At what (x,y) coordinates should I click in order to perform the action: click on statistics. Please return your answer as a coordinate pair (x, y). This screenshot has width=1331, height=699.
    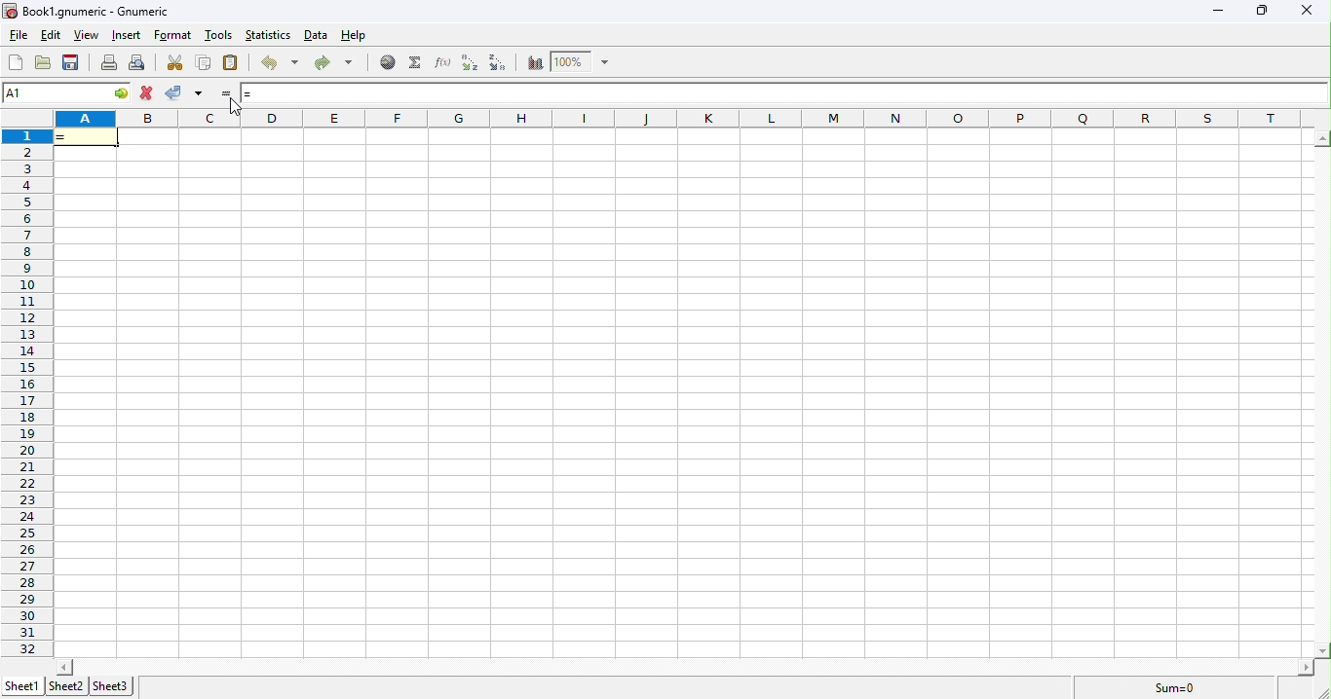
    Looking at the image, I should click on (268, 34).